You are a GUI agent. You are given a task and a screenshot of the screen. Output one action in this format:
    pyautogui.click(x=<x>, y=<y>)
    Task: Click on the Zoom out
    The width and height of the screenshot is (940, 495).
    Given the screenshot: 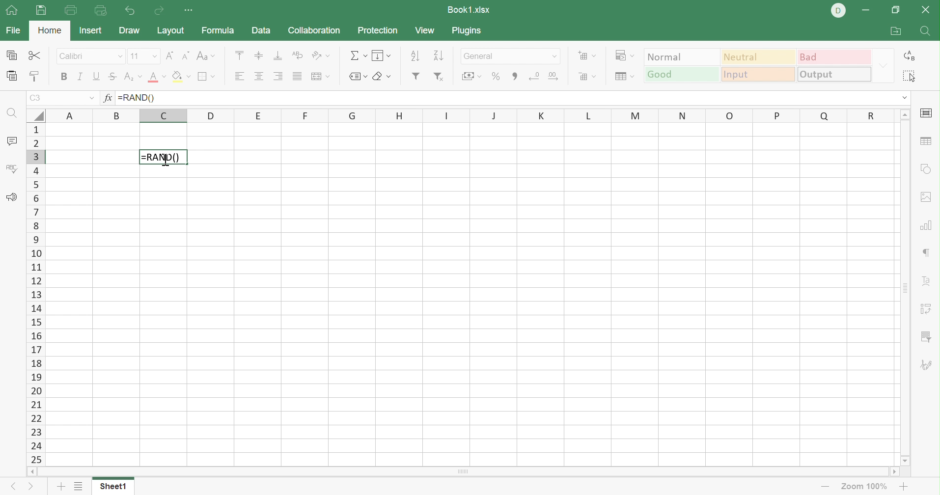 What is the action you would take?
    pyautogui.click(x=825, y=488)
    